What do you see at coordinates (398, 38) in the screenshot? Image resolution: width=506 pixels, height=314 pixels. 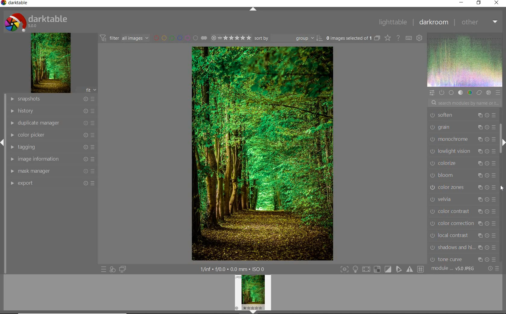 I see `ENABLE FOR ONLINE HELP` at bounding box center [398, 38].